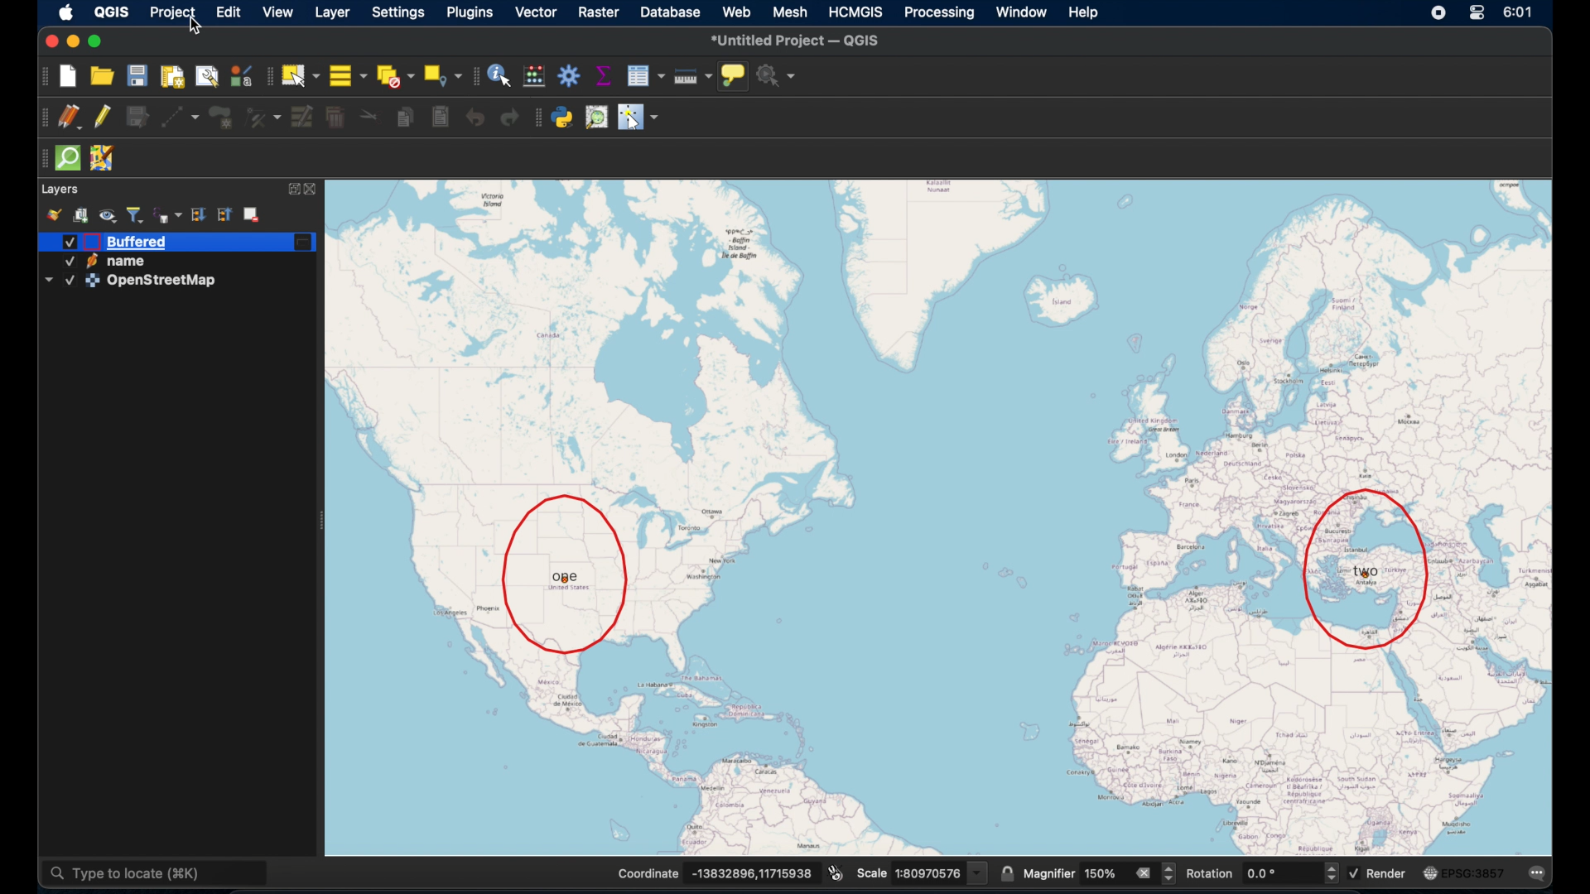 The height and width of the screenshot is (894, 1590). What do you see at coordinates (73, 40) in the screenshot?
I see `minimize ` at bounding box center [73, 40].